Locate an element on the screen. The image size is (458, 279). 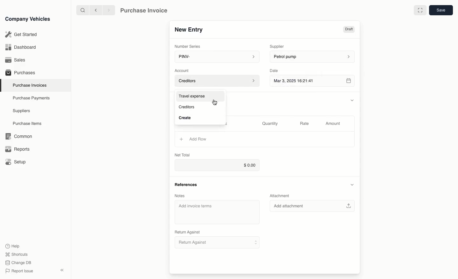
Draft is located at coordinates (348, 29).